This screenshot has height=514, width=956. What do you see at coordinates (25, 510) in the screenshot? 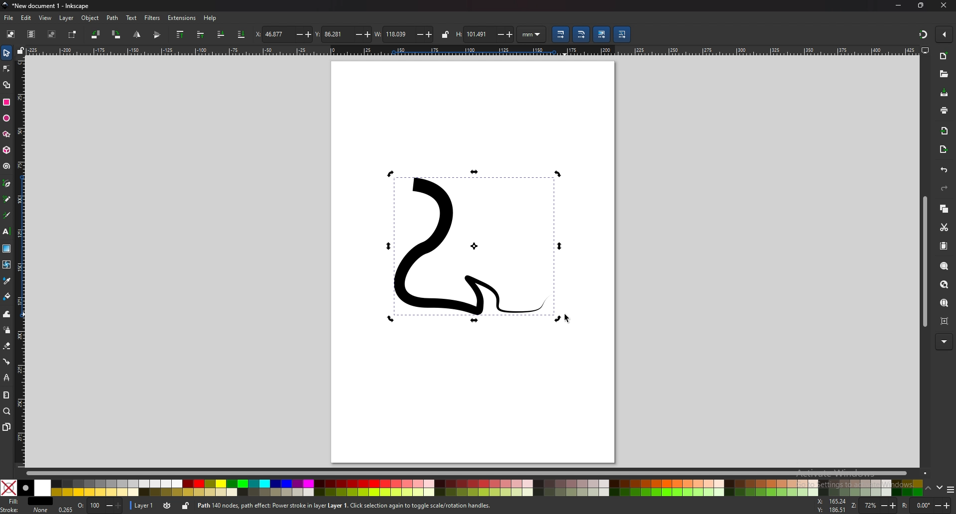
I see `stroke` at bounding box center [25, 510].